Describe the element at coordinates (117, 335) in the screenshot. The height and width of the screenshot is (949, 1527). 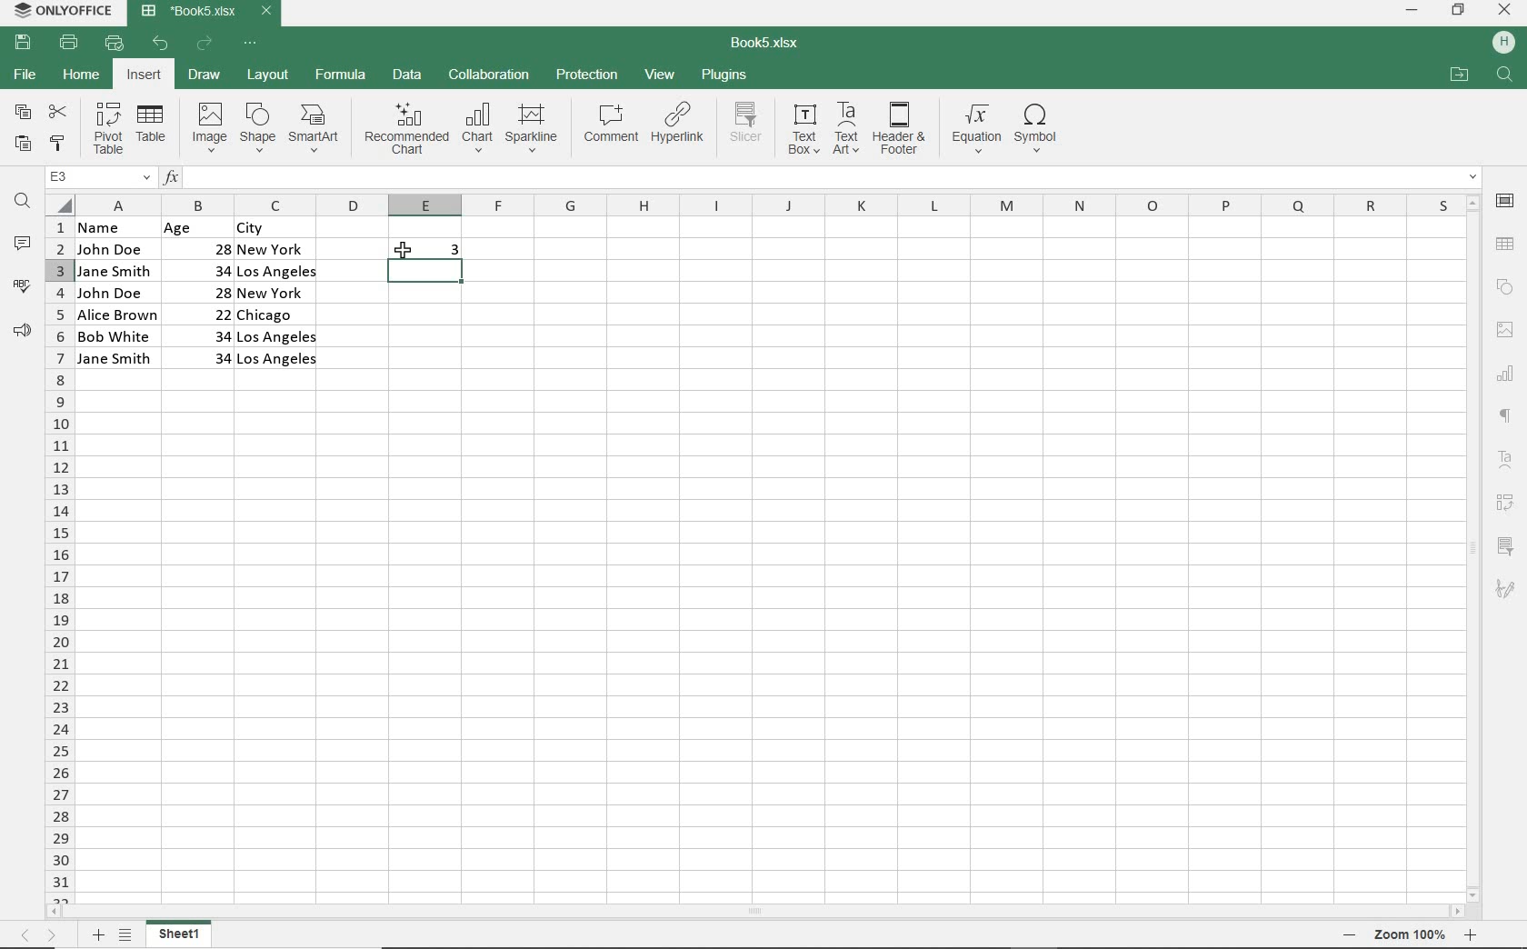
I see `Bob White` at that location.